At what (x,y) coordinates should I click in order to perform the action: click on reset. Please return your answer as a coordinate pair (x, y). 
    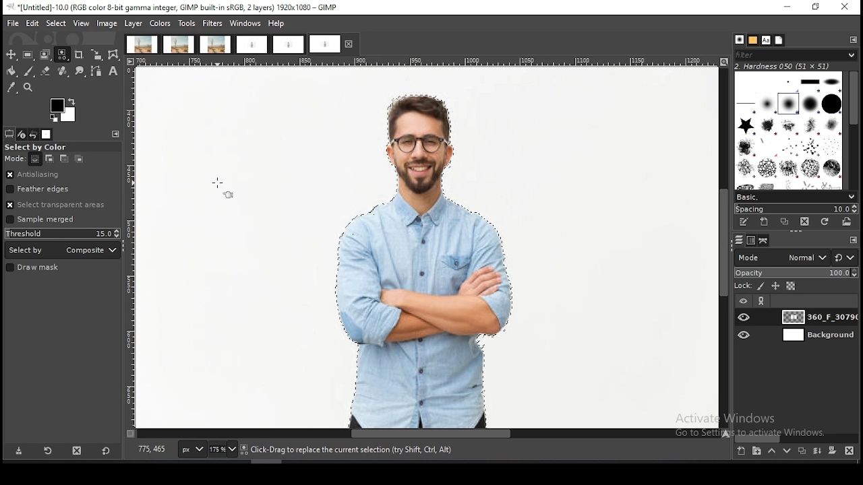
    Looking at the image, I should click on (106, 449).